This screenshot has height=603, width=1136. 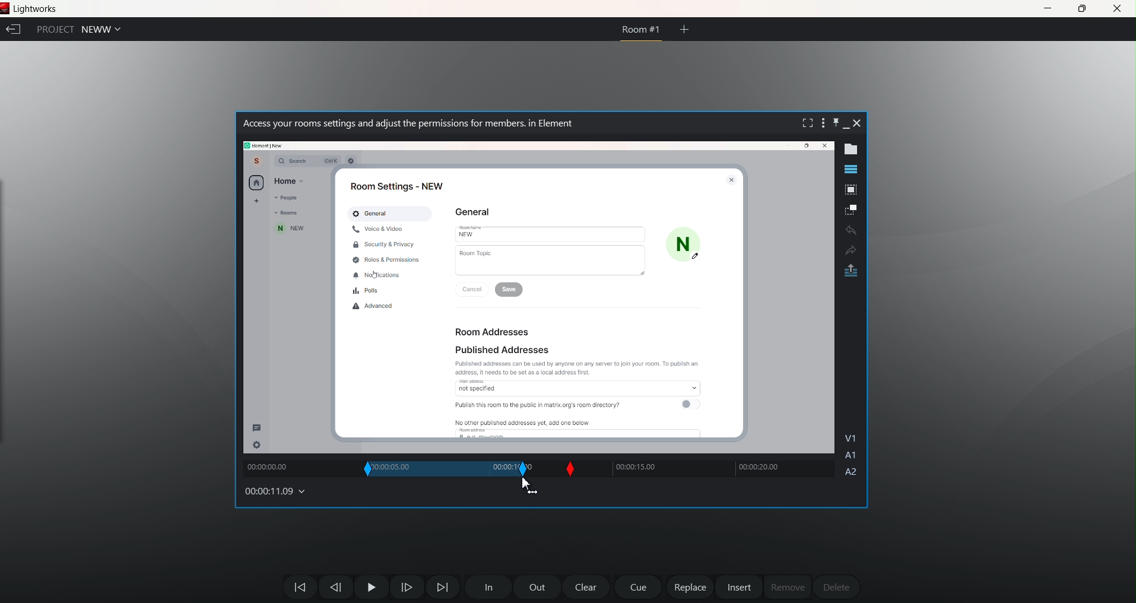 I want to click on Published Addresses, so click(x=500, y=349).